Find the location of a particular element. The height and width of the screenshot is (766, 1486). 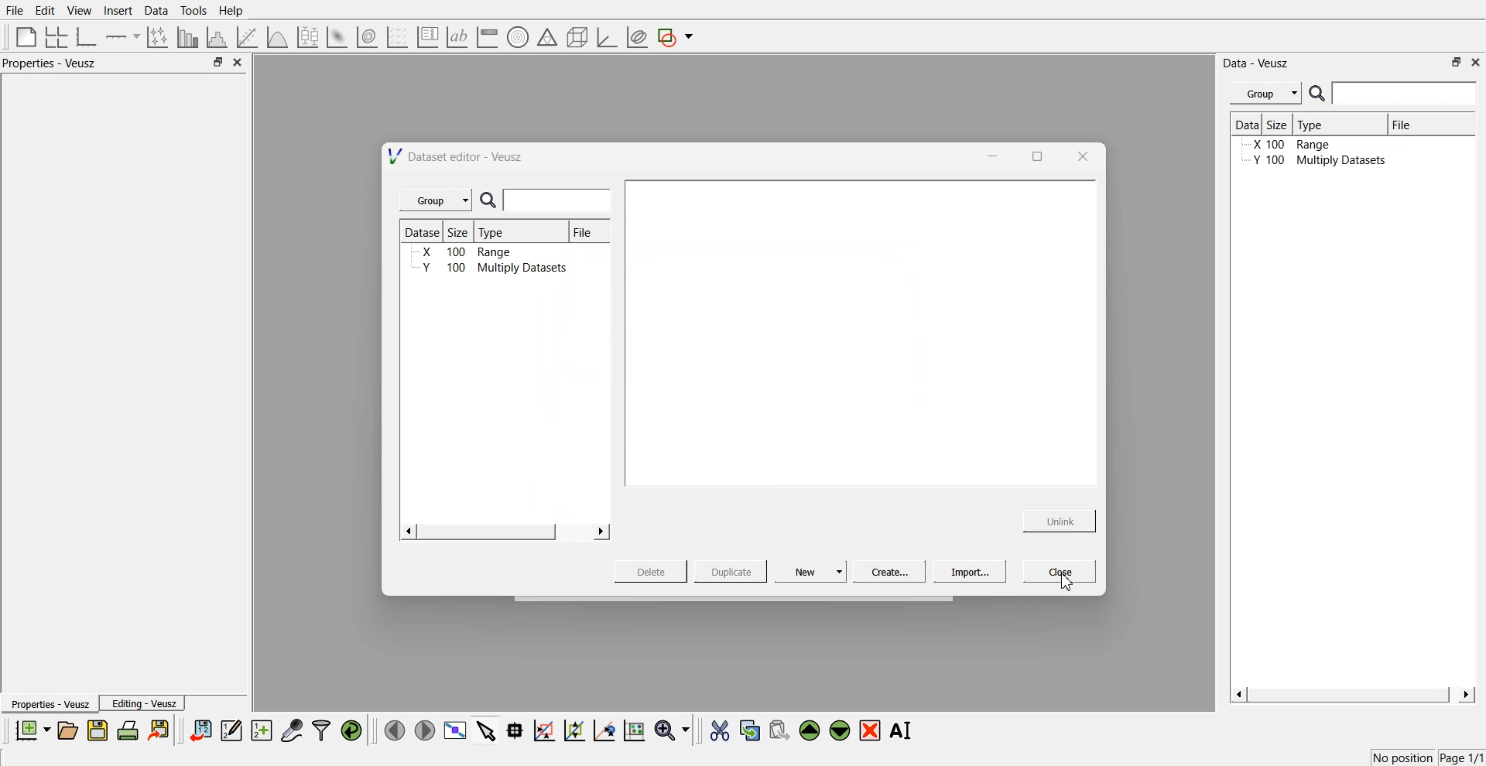

Delete is located at coordinates (652, 570).